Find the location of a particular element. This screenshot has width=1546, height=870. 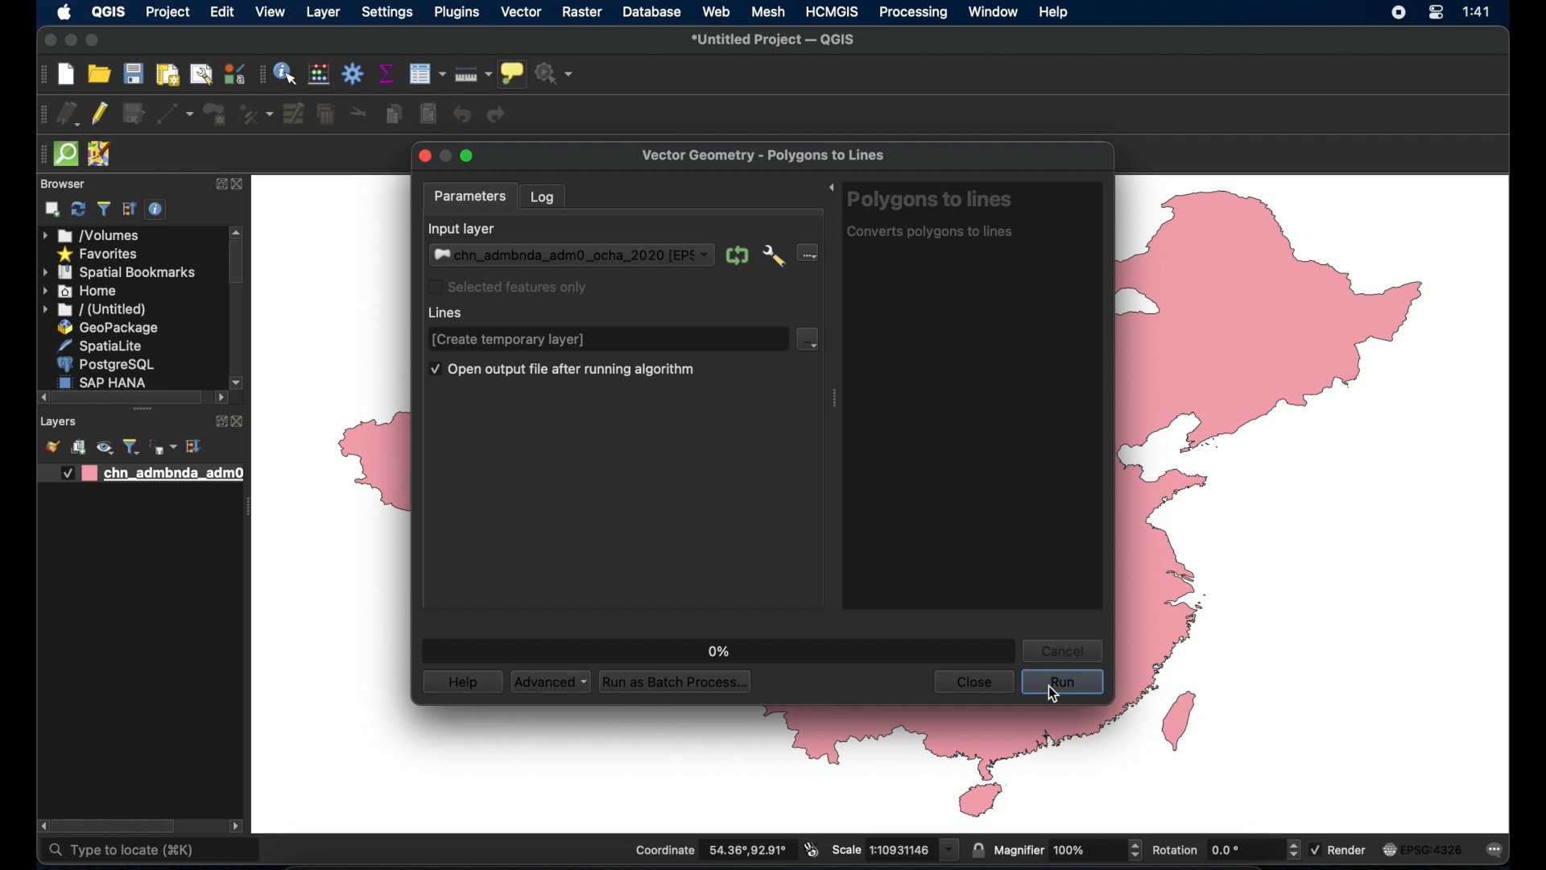

save edits is located at coordinates (133, 114).